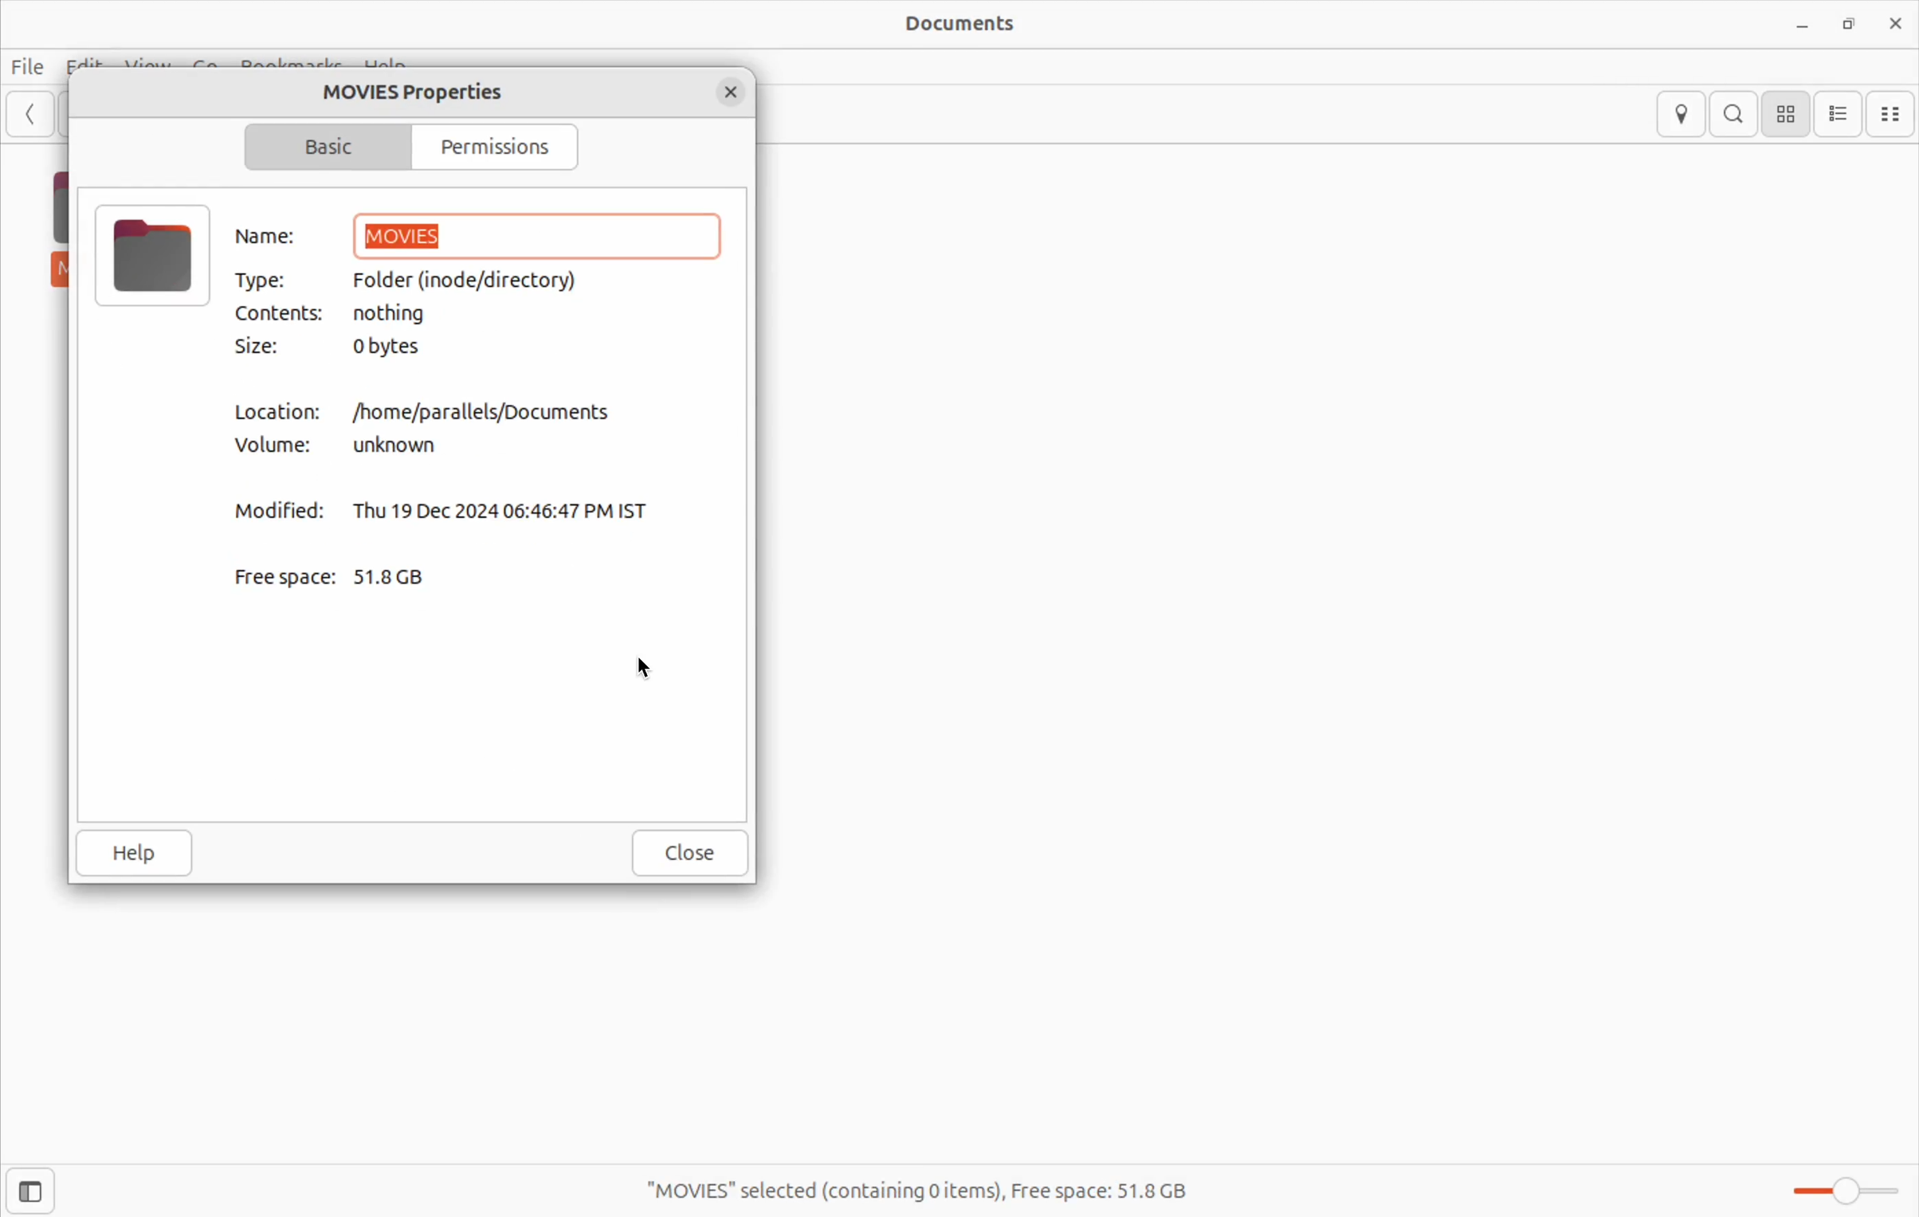  I want to click on close, so click(733, 90).